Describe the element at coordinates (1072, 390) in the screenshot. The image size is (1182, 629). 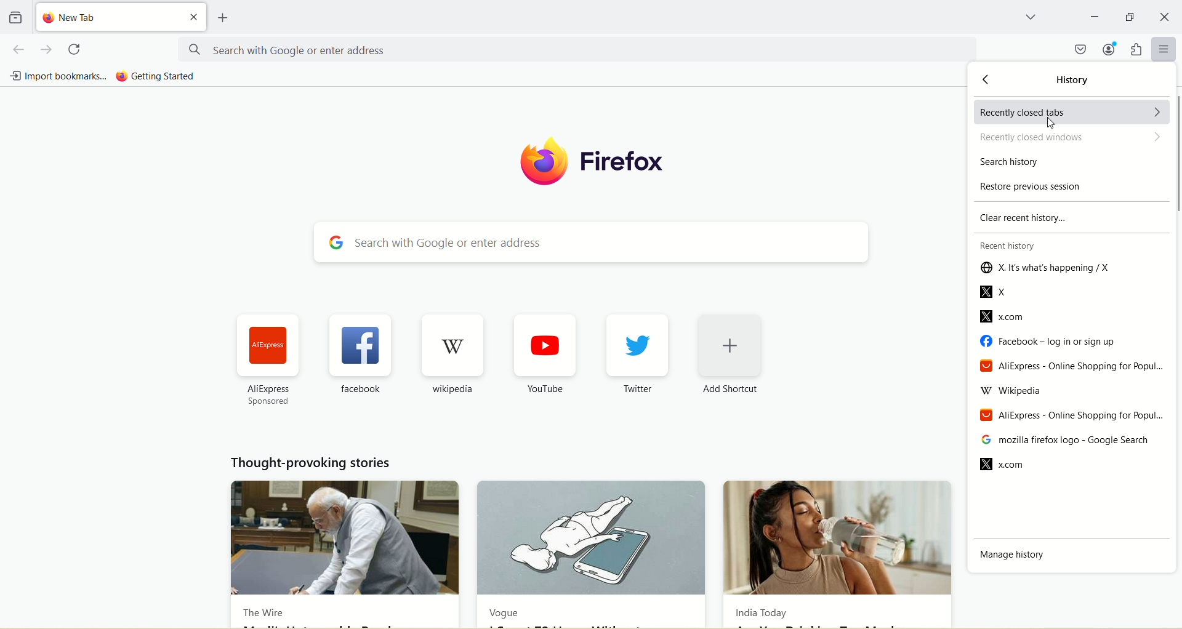
I see `wikipedia` at that location.